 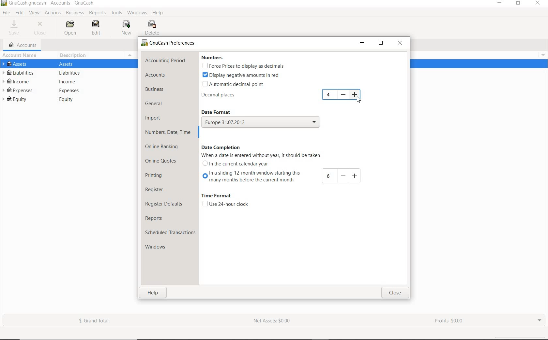 What do you see at coordinates (75, 13) in the screenshot?
I see `BUSINESS` at bounding box center [75, 13].